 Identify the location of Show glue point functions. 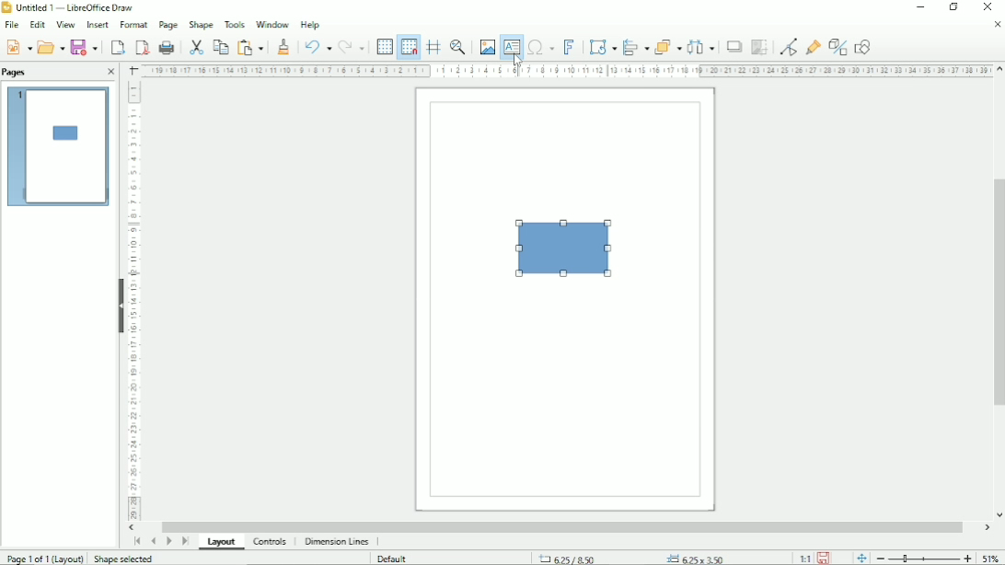
(814, 44).